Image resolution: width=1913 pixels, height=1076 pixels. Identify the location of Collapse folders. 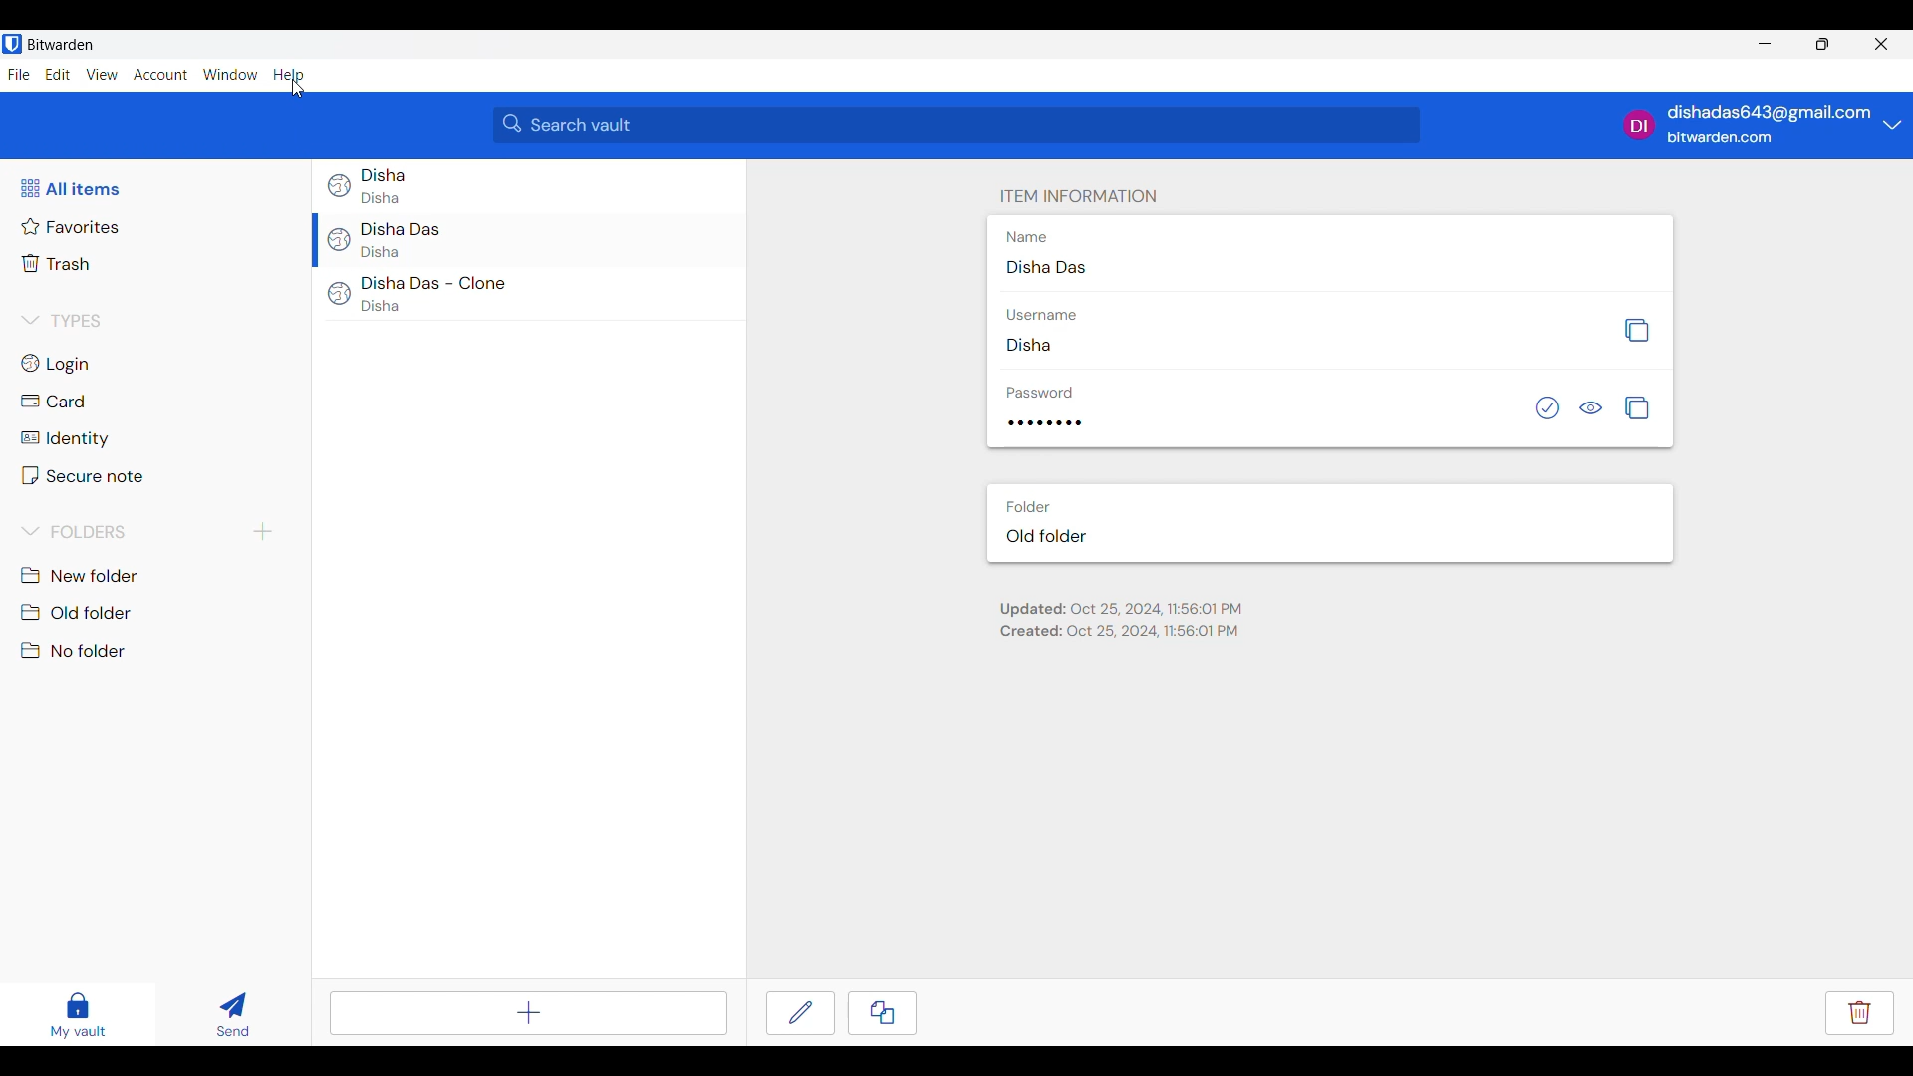
(76, 531).